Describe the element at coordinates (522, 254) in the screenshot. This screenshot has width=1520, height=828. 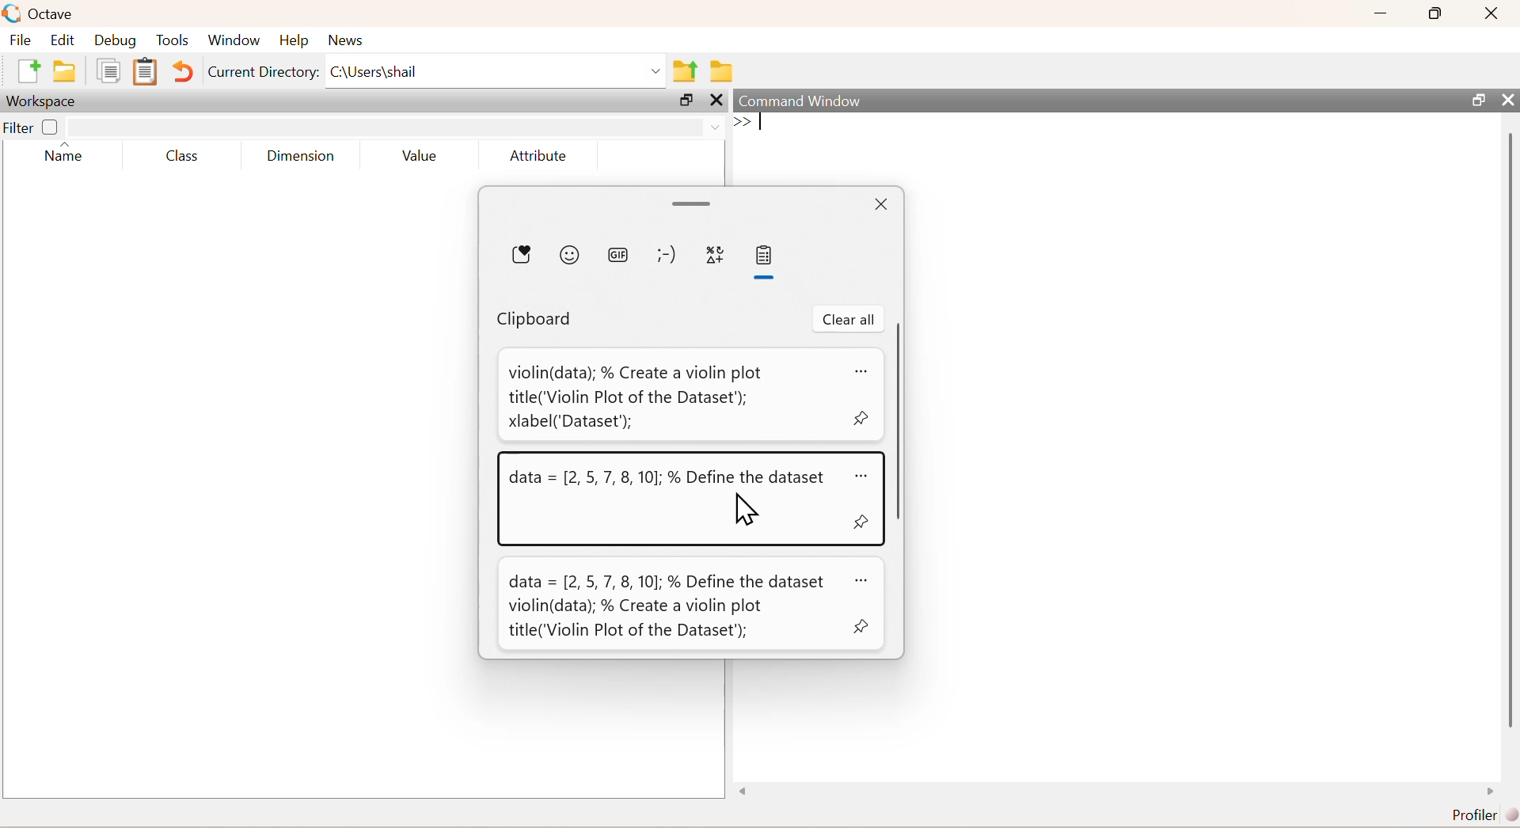
I see `Favourites ` at that location.